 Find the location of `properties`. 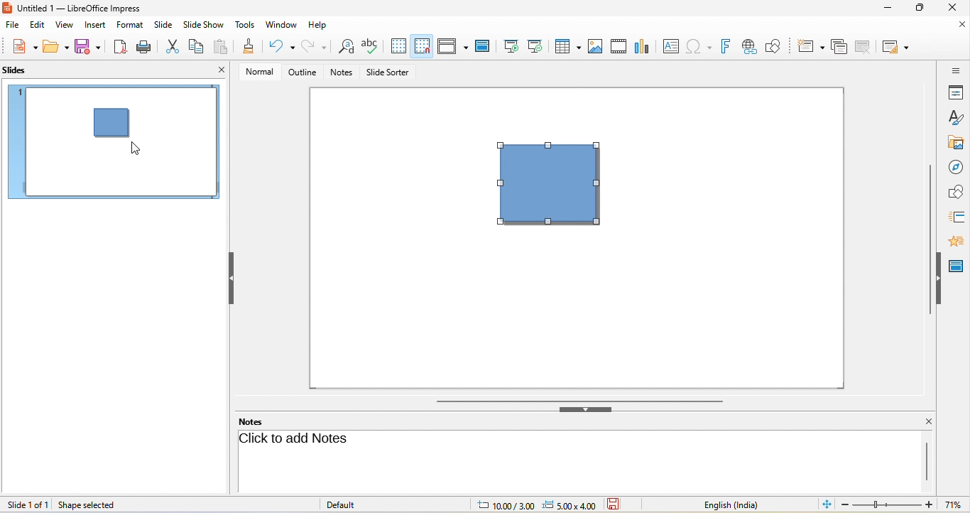

properties is located at coordinates (955, 92).